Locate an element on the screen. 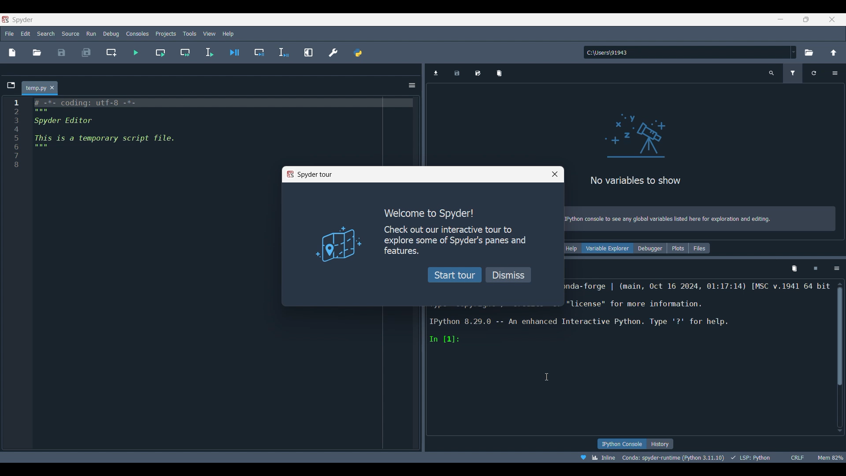 This screenshot has width=846, height=476. Maximize current pane is located at coordinates (309, 52).